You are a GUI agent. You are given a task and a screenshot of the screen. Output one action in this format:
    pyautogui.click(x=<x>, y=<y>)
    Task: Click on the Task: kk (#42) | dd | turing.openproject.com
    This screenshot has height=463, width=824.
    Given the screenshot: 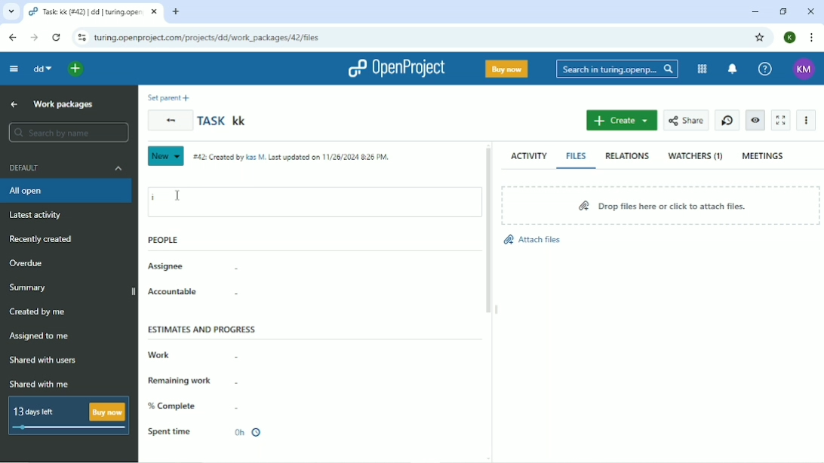 What is the action you would take?
    pyautogui.click(x=94, y=12)
    